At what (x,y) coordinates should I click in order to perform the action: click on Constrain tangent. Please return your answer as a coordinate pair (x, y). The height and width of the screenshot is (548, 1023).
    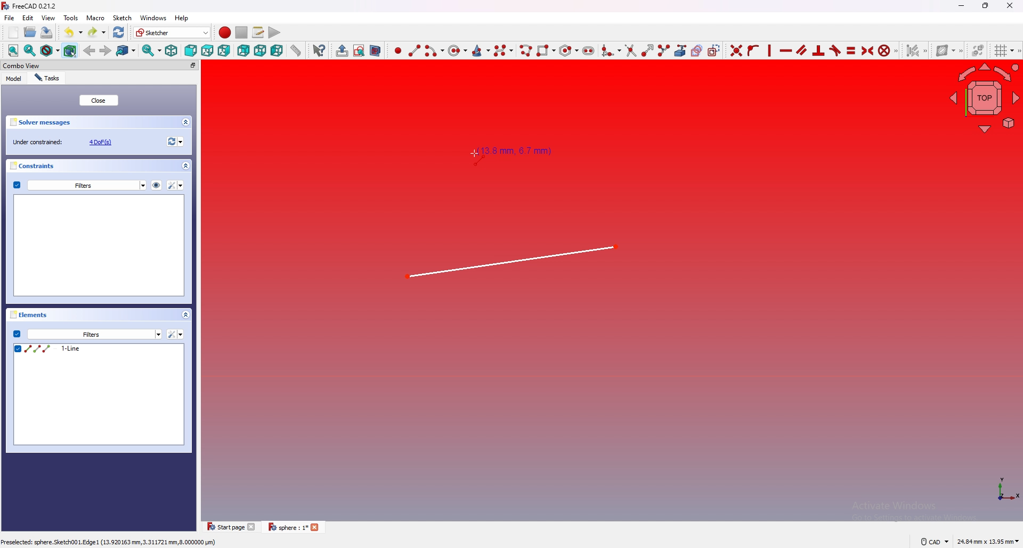
    Looking at the image, I should click on (835, 51).